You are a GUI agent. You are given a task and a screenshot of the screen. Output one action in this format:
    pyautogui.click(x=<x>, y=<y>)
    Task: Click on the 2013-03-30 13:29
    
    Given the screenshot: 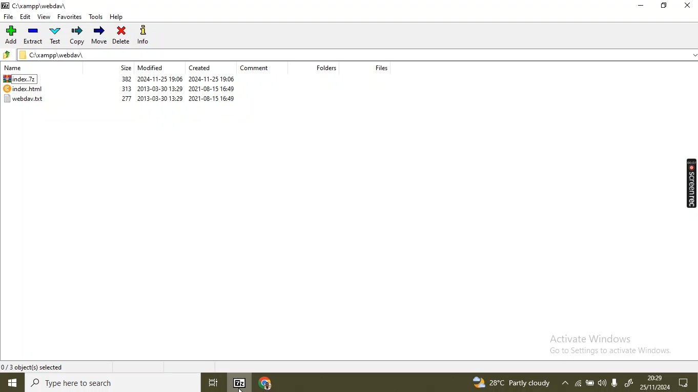 What is the action you would take?
    pyautogui.click(x=159, y=88)
    